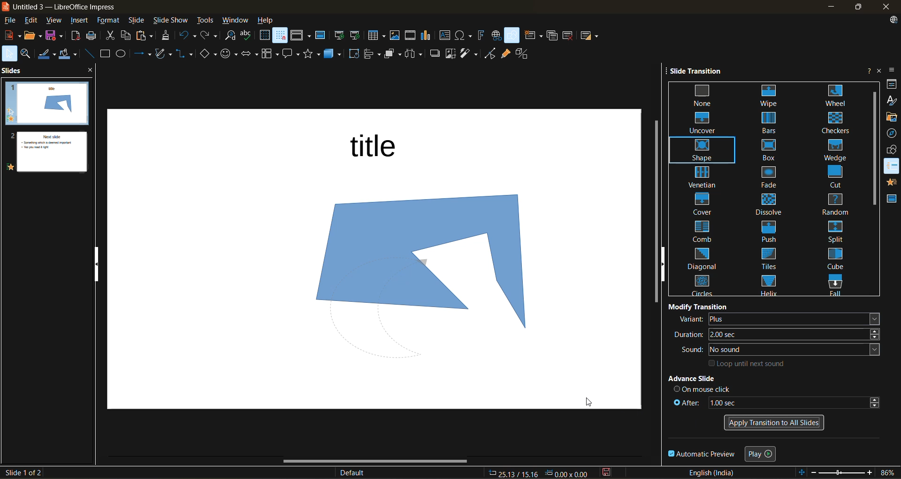  Describe the element at coordinates (106, 54) in the screenshot. I see `rectangle` at that location.